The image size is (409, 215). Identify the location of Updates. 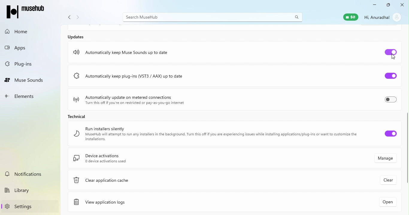
(77, 37).